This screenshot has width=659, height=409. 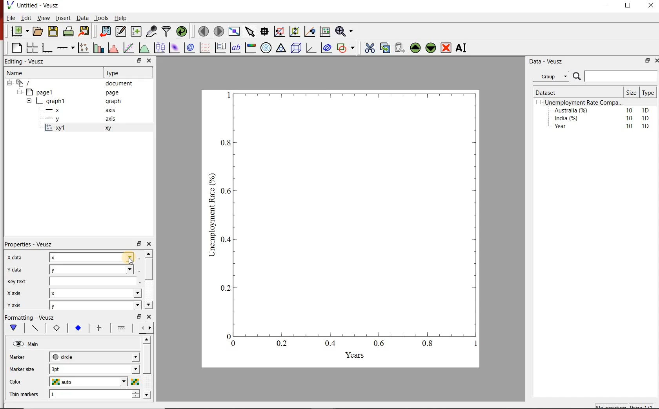 What do you see at coordinates (384, 48) in the screenshot?
I see `copy the widgets` at bounding box center [384, 48].